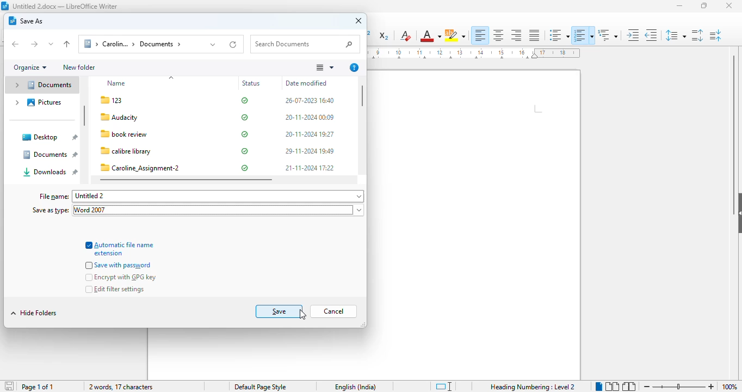  I want to click on documents, so click(41, 85).